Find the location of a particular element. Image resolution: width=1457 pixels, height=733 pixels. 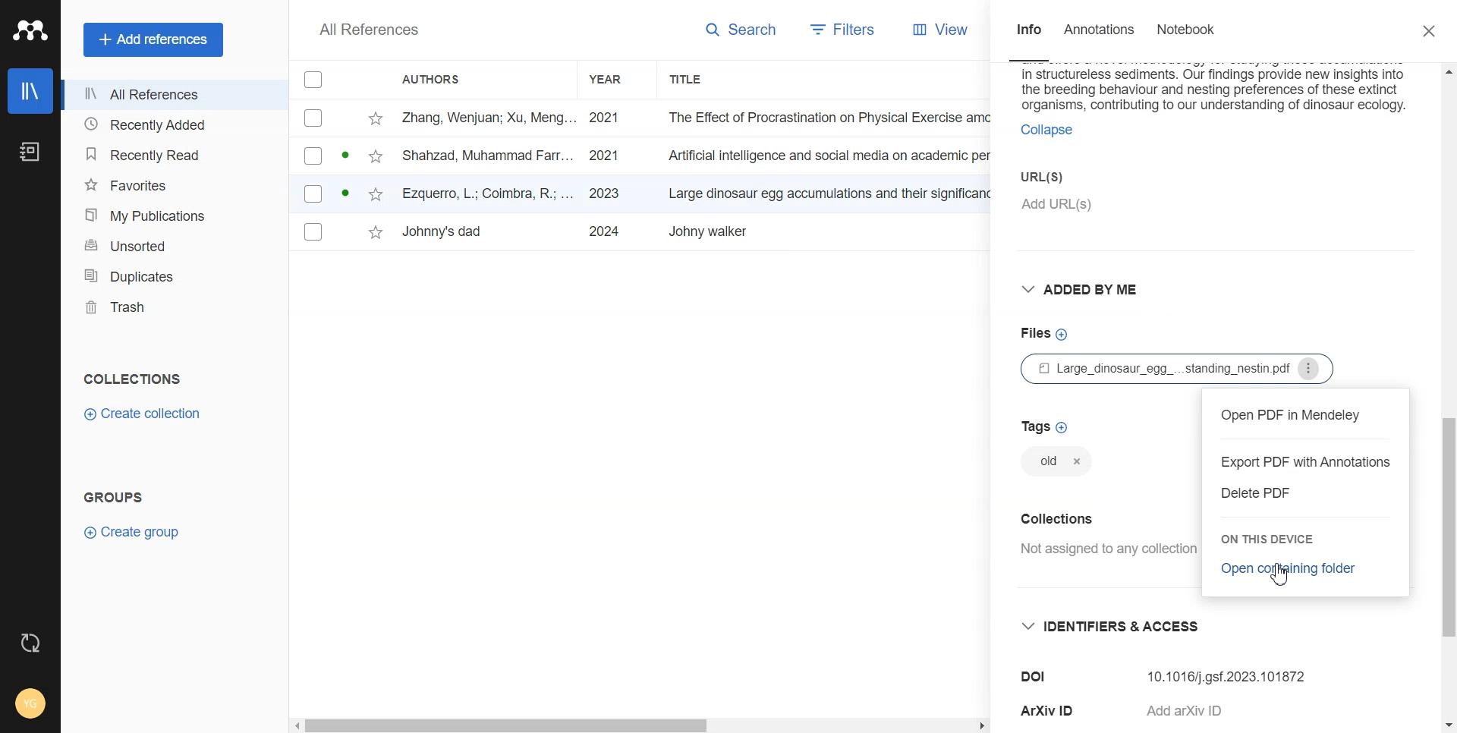

2023 is located at coordinates (603, 193).